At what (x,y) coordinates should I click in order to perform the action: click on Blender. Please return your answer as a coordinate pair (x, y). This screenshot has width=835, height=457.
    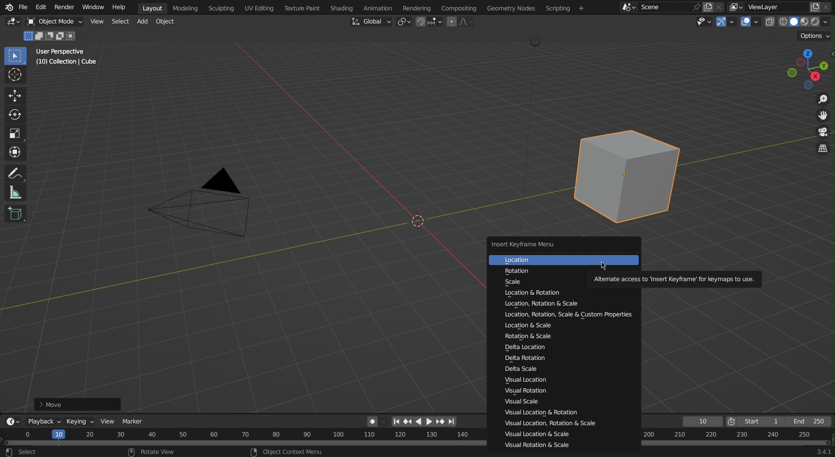
    Looking at the image, I should click on (7, 7).